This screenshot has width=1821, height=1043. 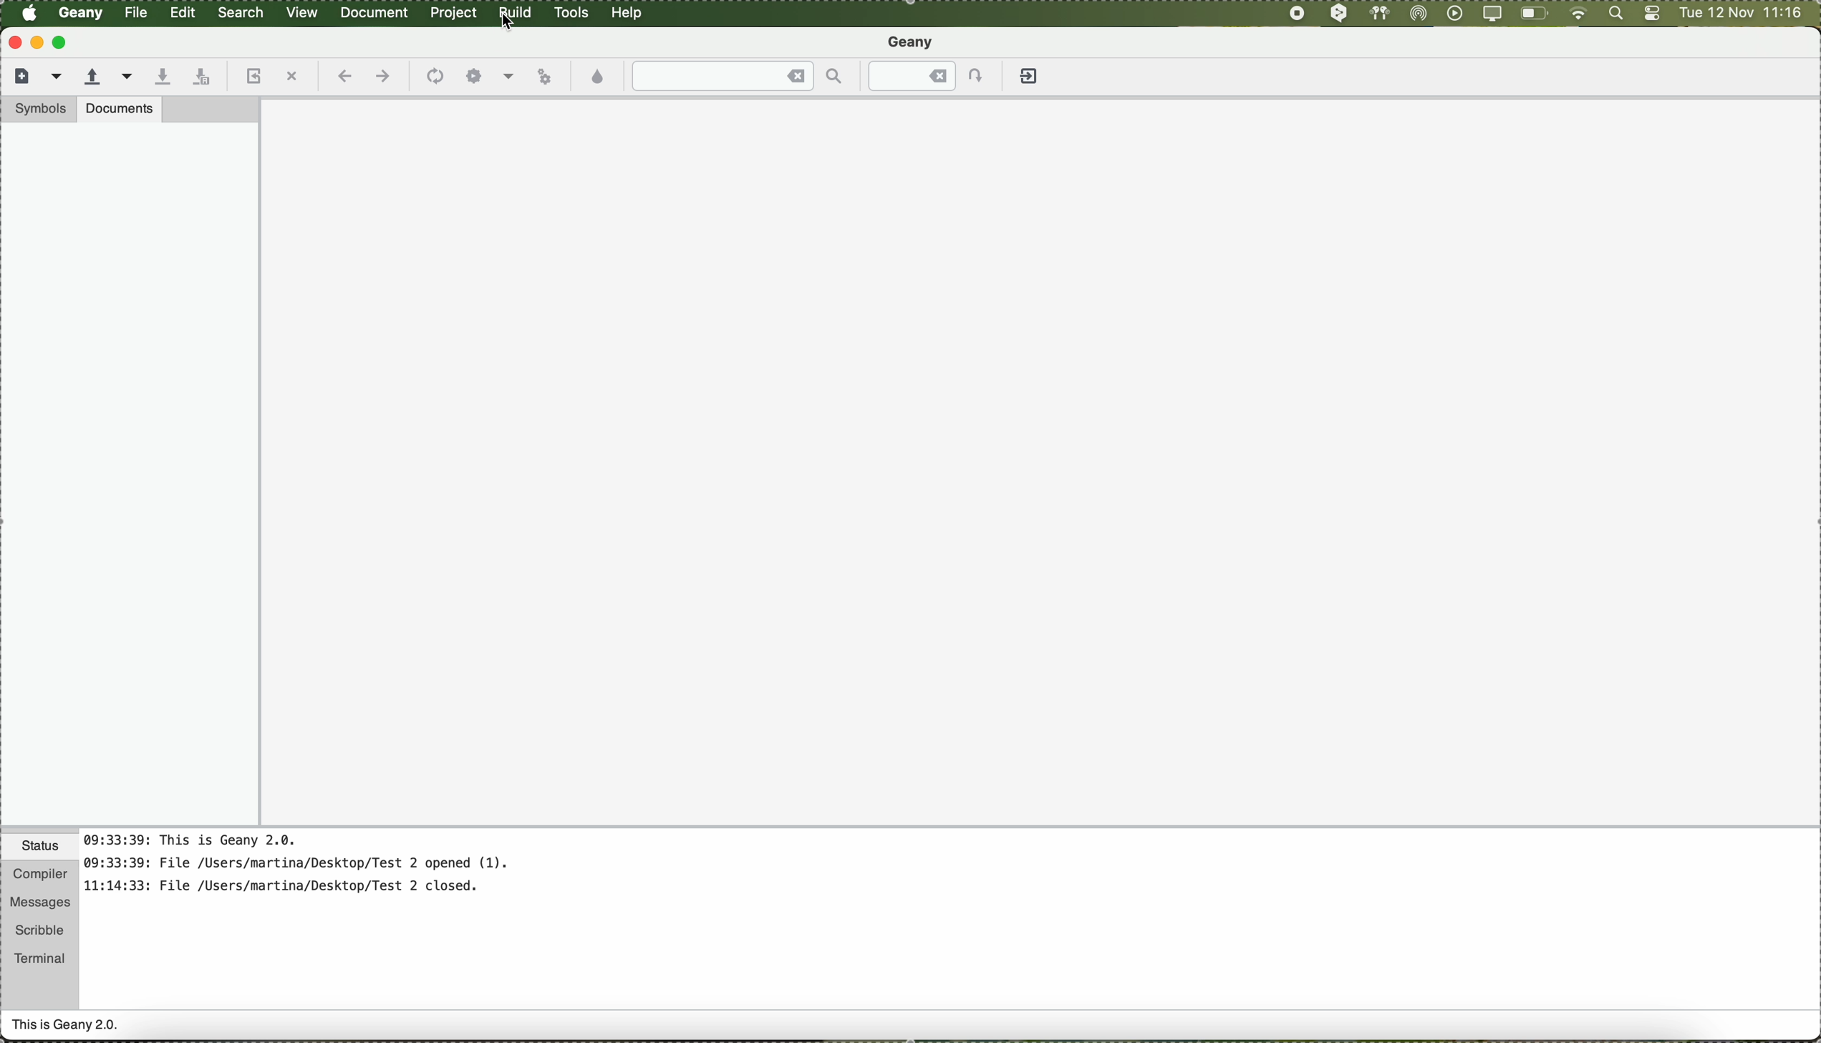 I want to click on navigate foward a location, so click(x=382, y=77).